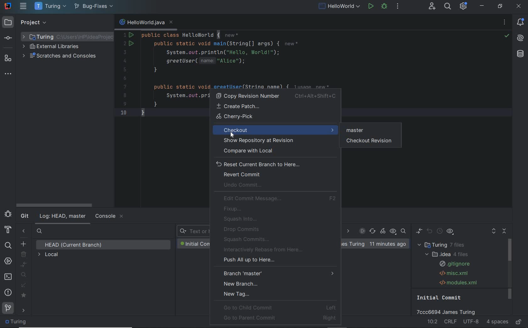 The height and width of the screenshot is (328, 528). I want to click on hide git branches, so click(24, 232).